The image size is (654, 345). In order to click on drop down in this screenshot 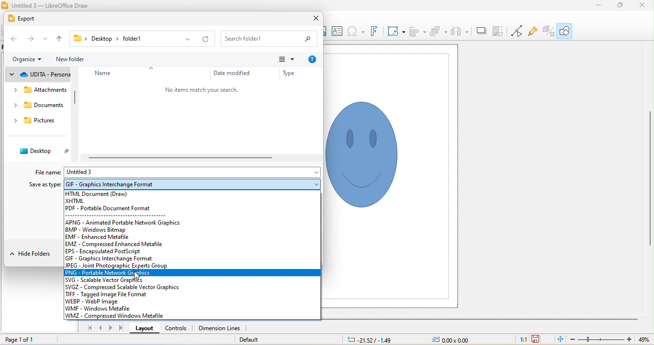, I will do `click(12, 254)`.